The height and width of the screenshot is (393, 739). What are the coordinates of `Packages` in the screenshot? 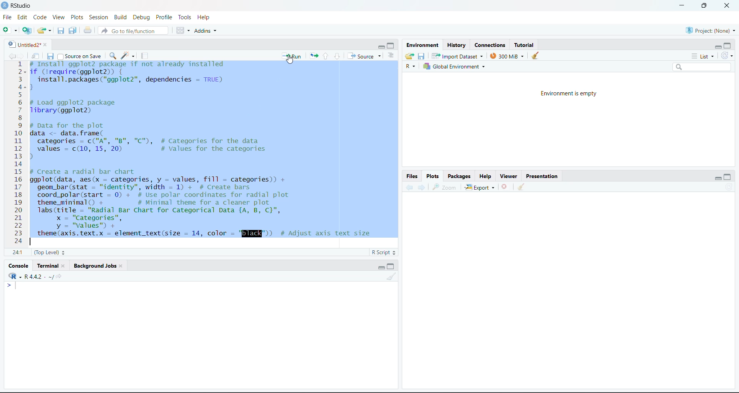 It's located at (459, 176).